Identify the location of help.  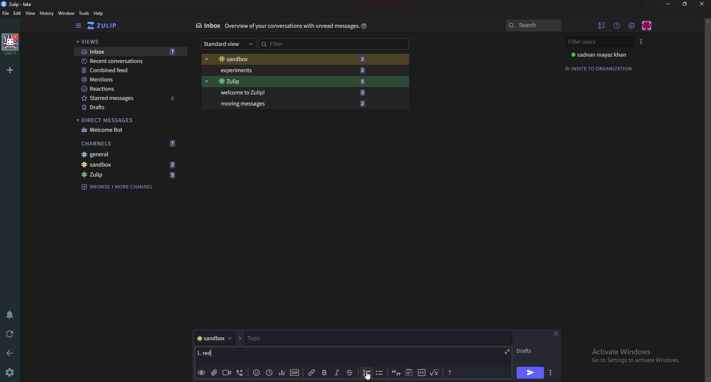
(99, 14).